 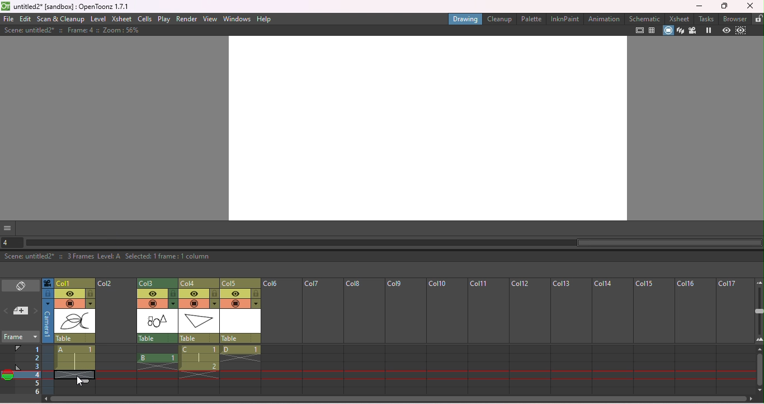 What do you see at coordinates (198, 370) in the screenshot?
I see `cells` at bounding box center [198, 370].